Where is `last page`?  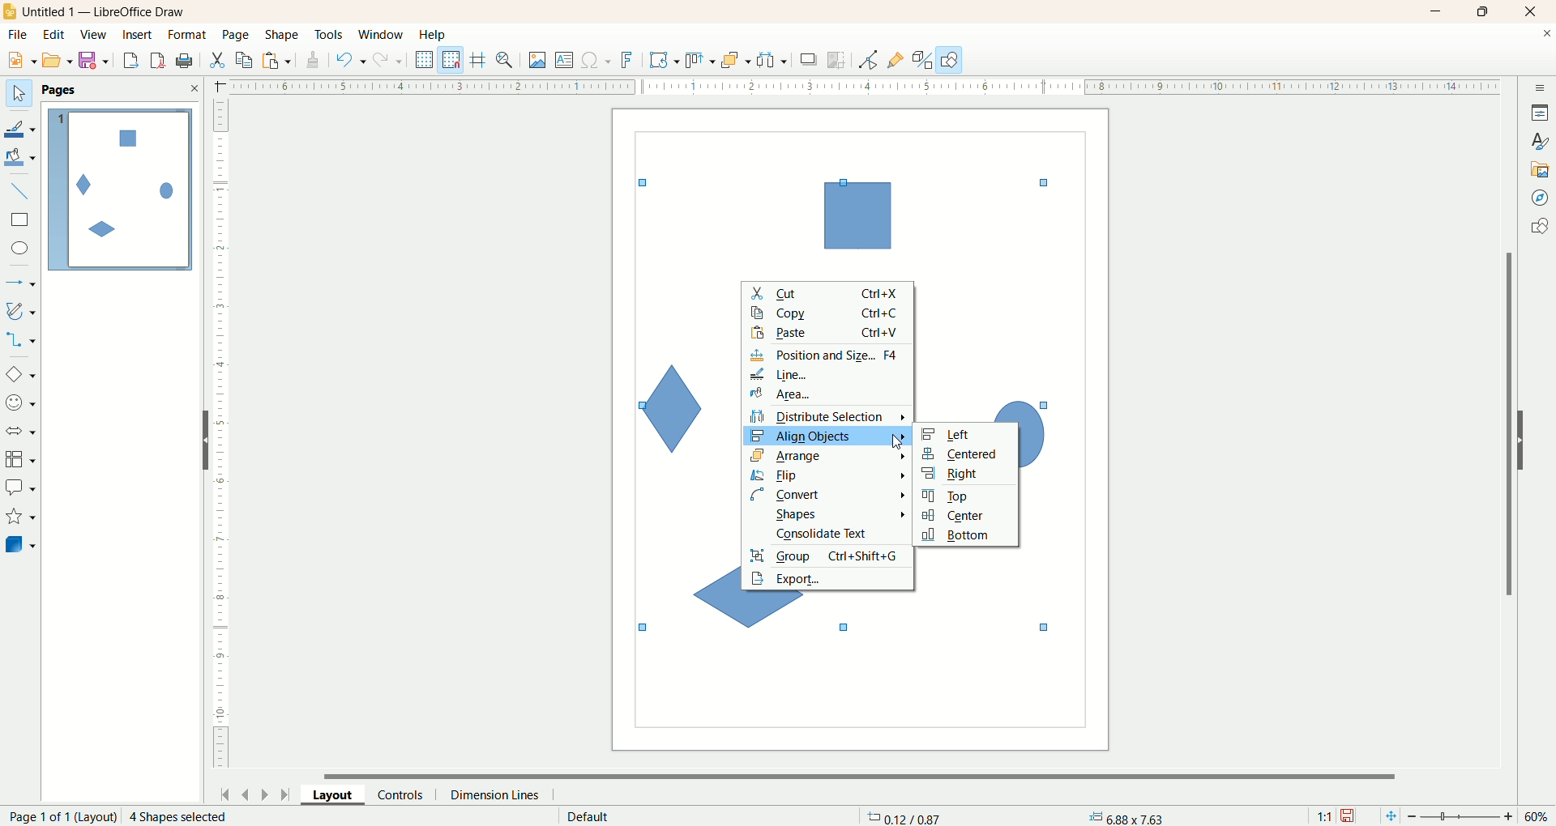 last page is located at coordinates (288, 793).